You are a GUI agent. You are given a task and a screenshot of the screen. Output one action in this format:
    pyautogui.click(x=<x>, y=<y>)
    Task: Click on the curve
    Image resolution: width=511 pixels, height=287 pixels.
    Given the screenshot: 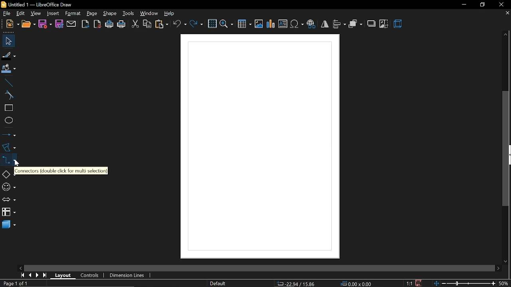 What is the action you would take?
    pyautogui.click(x=8, y=95)
    